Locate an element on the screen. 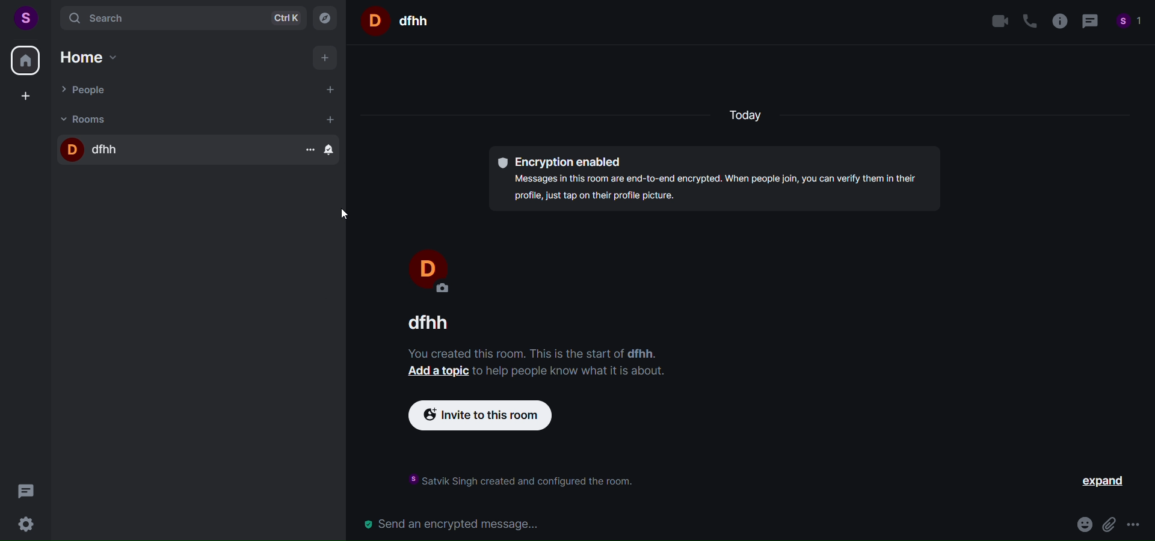  create a space is located at coordinates (29, 97).